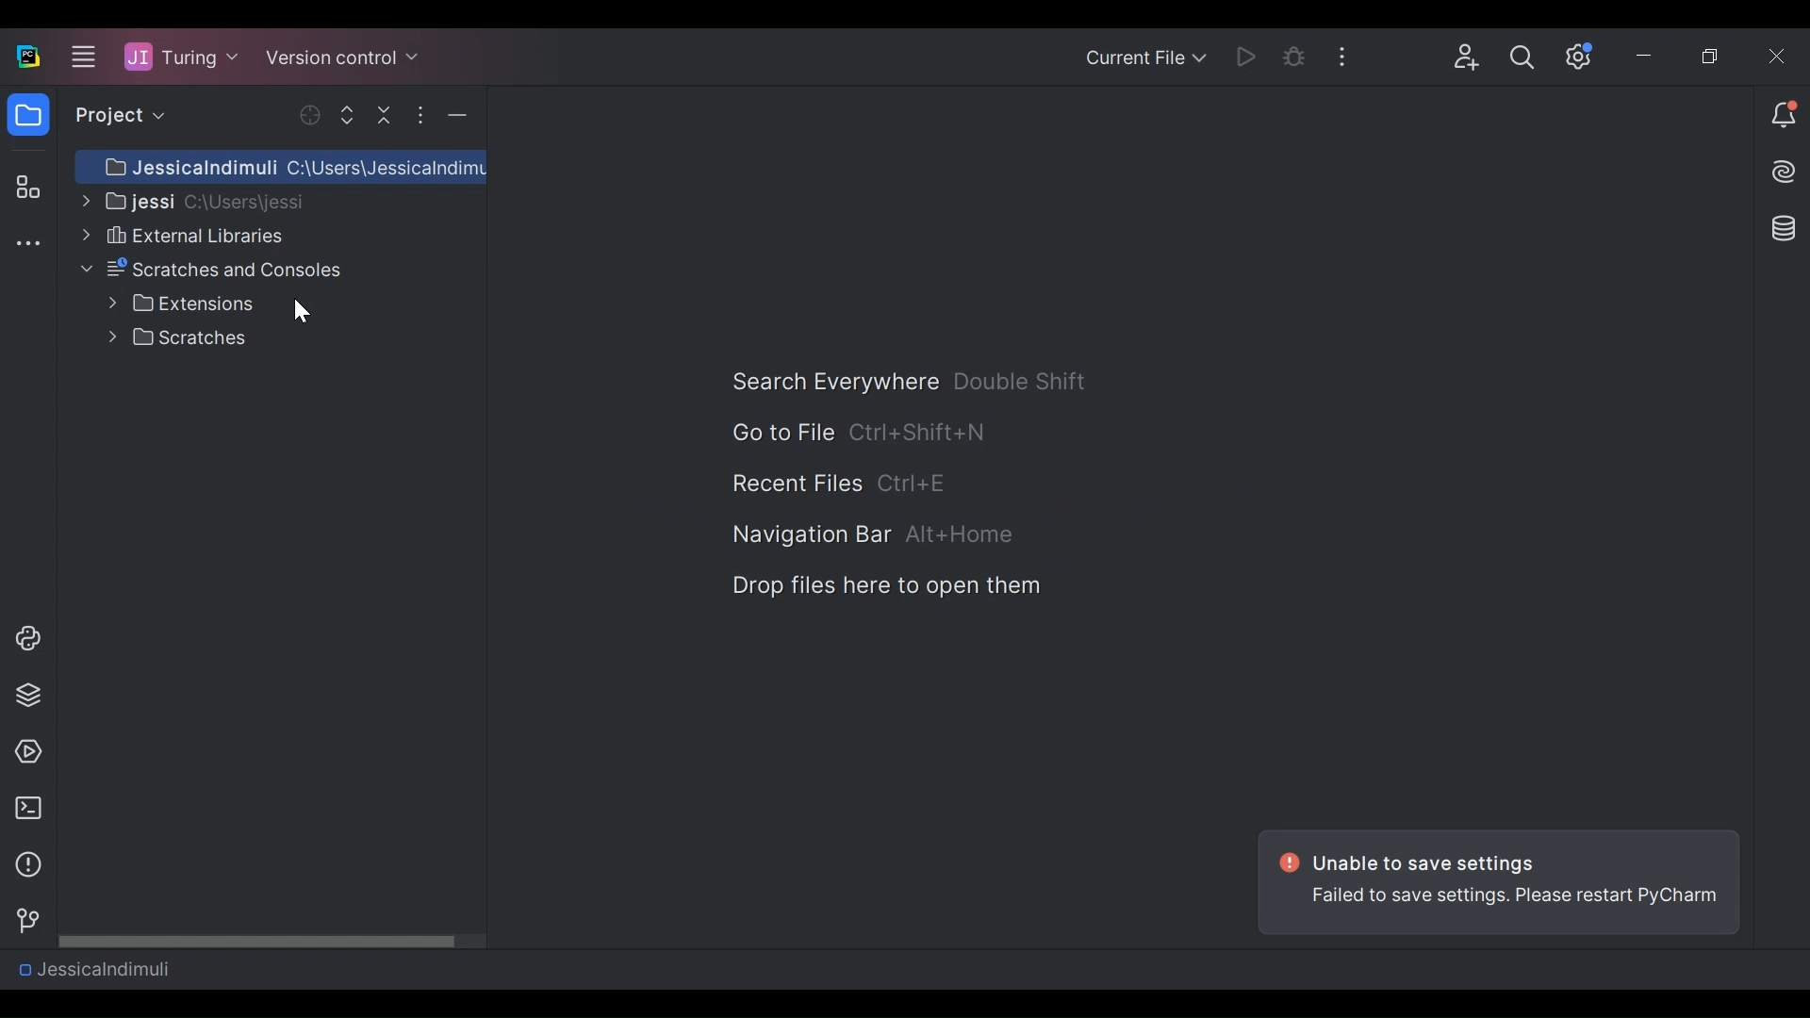 The width and height of the screenshot is (1810, 1018). What do you see at coordinates (23, 921) in the screenshot?
I see `version control` at bounding box center [23, 921].